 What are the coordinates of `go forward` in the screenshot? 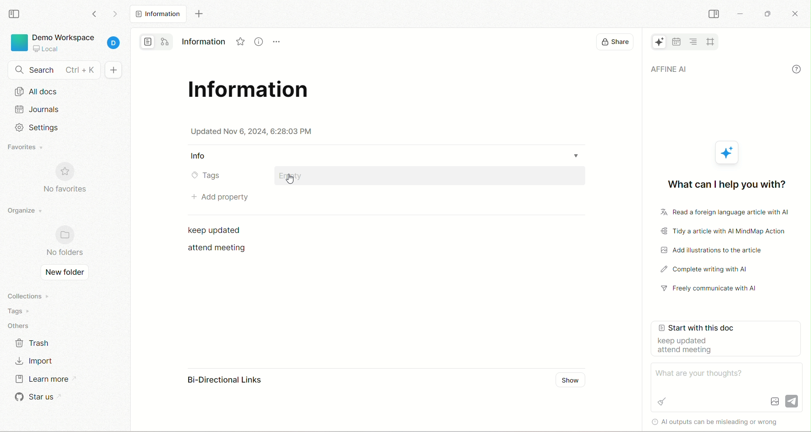 It's located at (113, 14).